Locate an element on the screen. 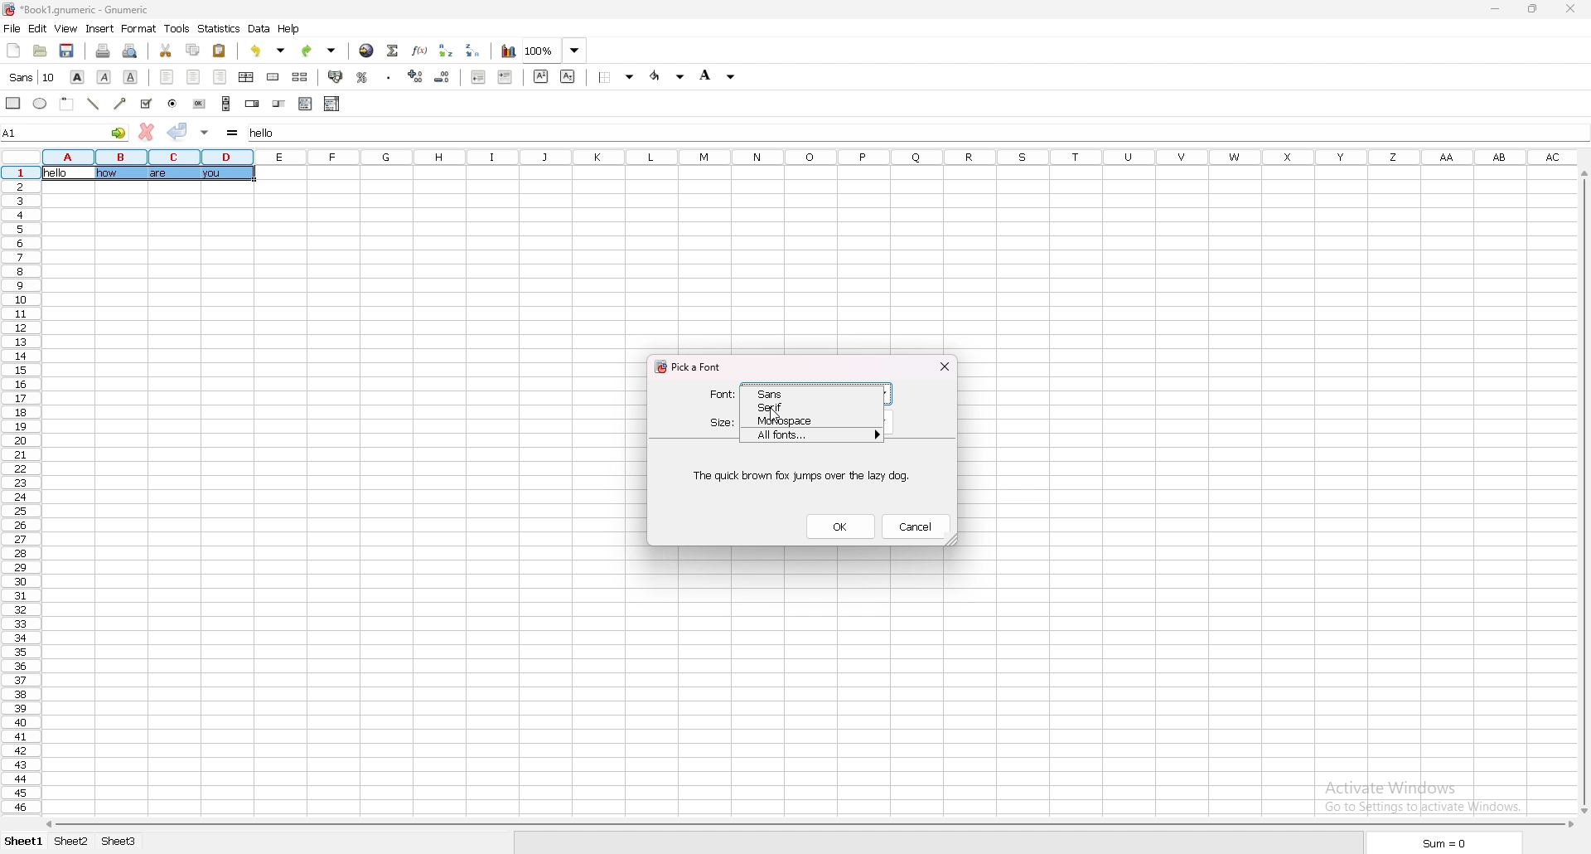  border is located at coordinates (617, 77).